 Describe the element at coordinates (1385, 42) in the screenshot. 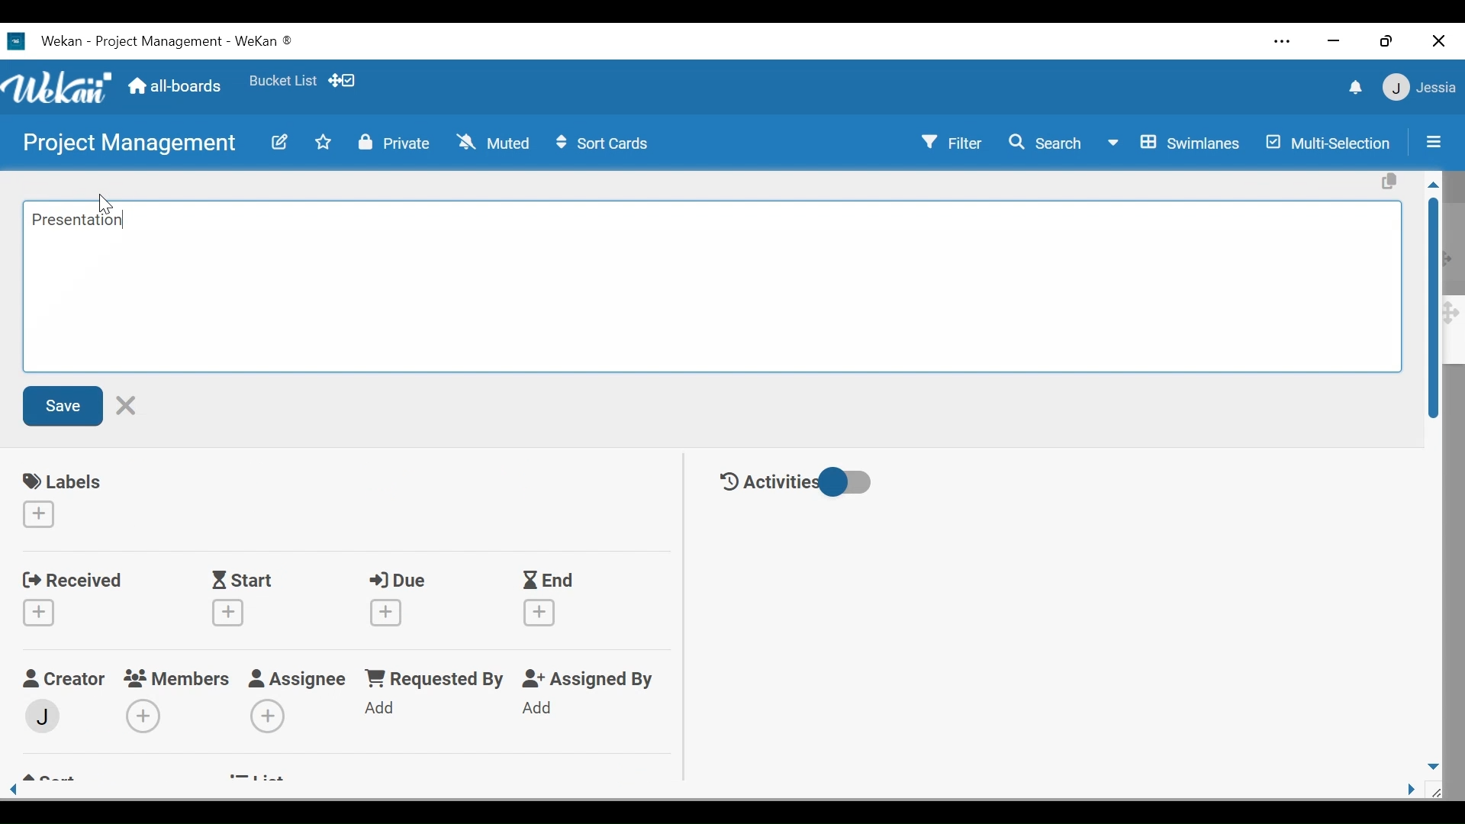

I see `Restore` at that location.